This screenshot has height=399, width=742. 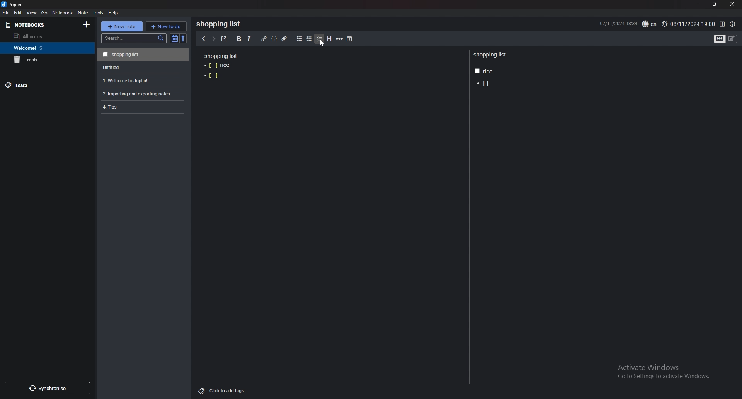 What do you see at coordinates (224, 391) in the screenshot?
I see `add tags` at bounding box center [224, 391].